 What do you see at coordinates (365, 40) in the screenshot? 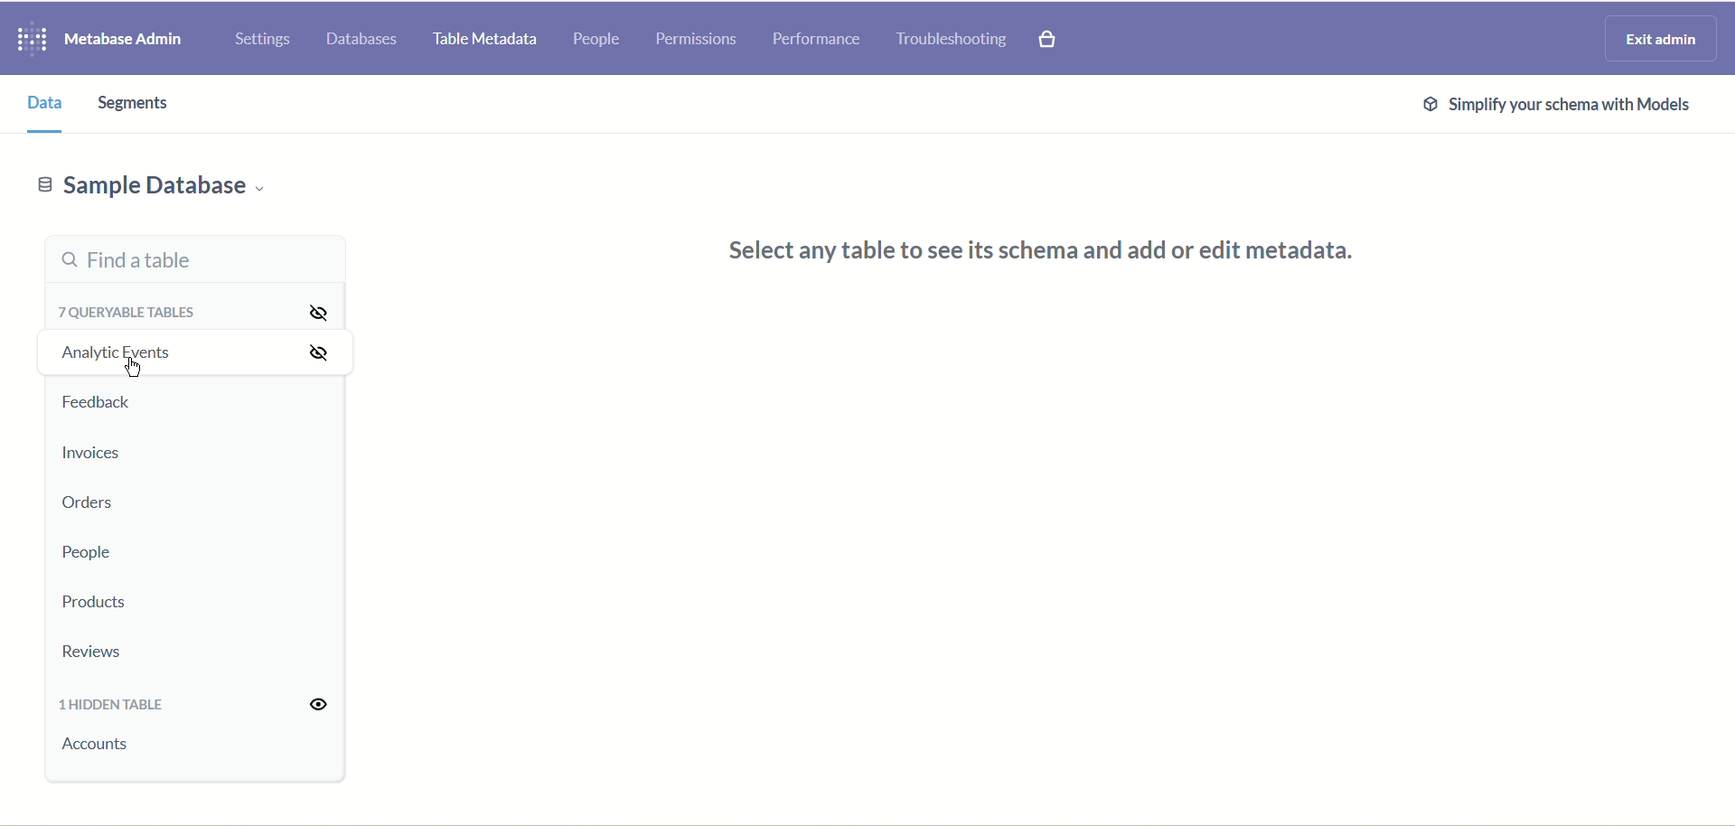
I see `database` at bounding box center [365, 40].